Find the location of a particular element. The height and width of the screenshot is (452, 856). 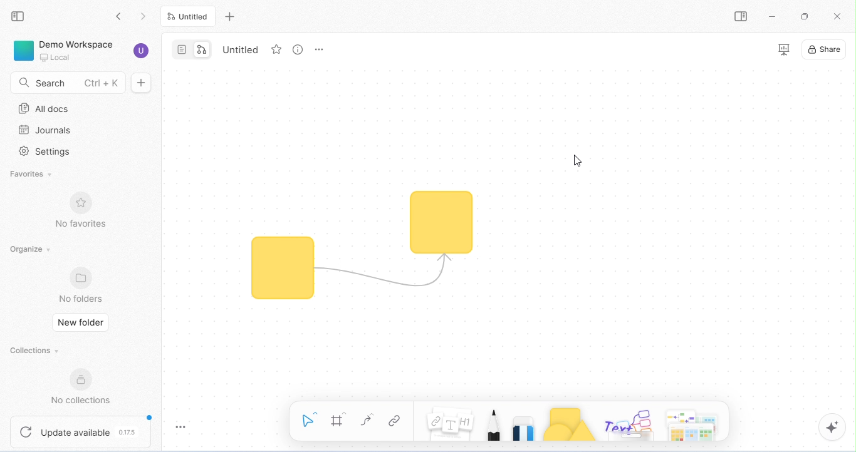

shape is located at coordinates (281, 268).